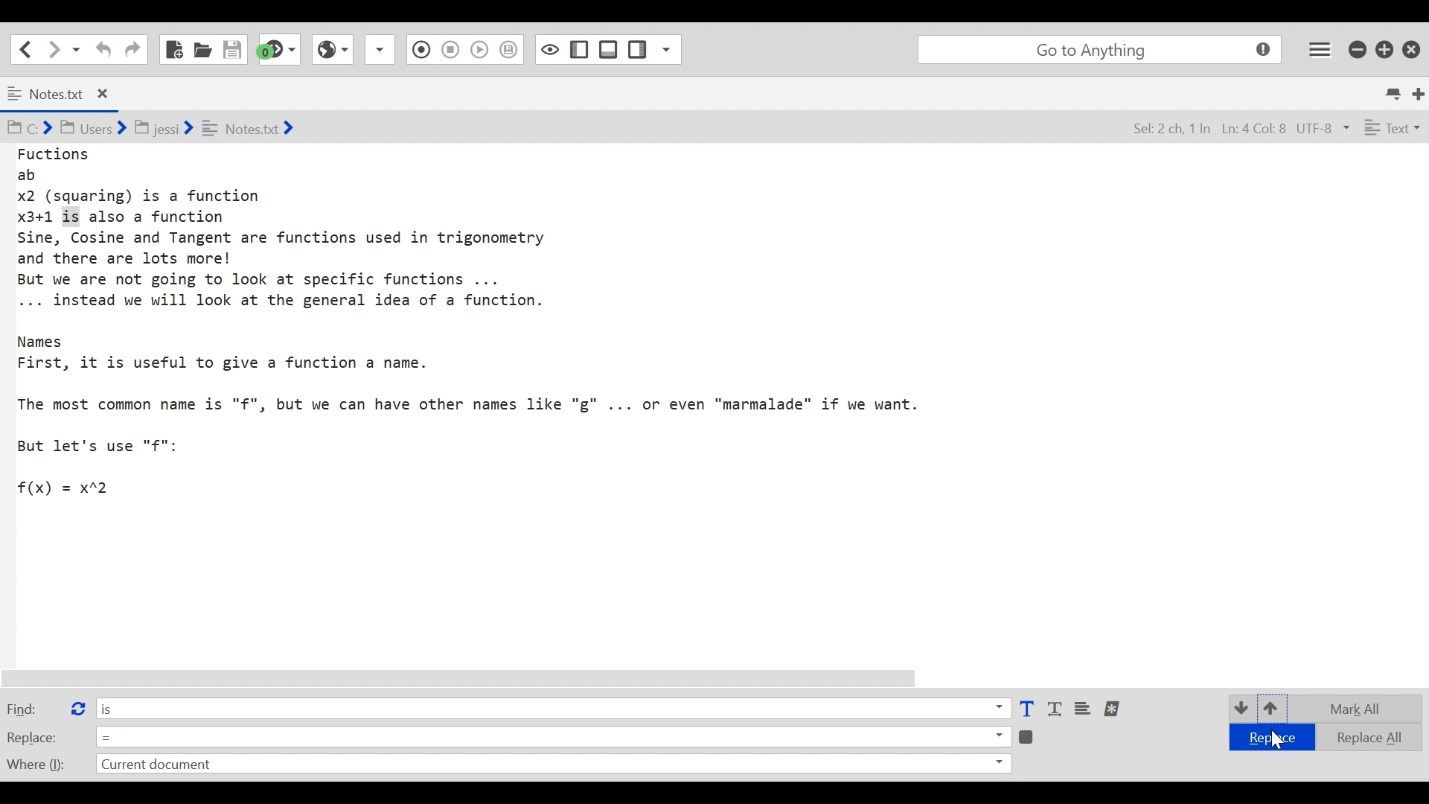 The height and width of the screenshot is (804, 1429). I want to click on Recent locations, so click(77, 48).